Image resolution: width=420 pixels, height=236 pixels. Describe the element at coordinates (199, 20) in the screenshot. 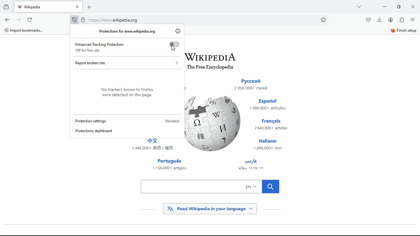

I see `Search bar` at that location.